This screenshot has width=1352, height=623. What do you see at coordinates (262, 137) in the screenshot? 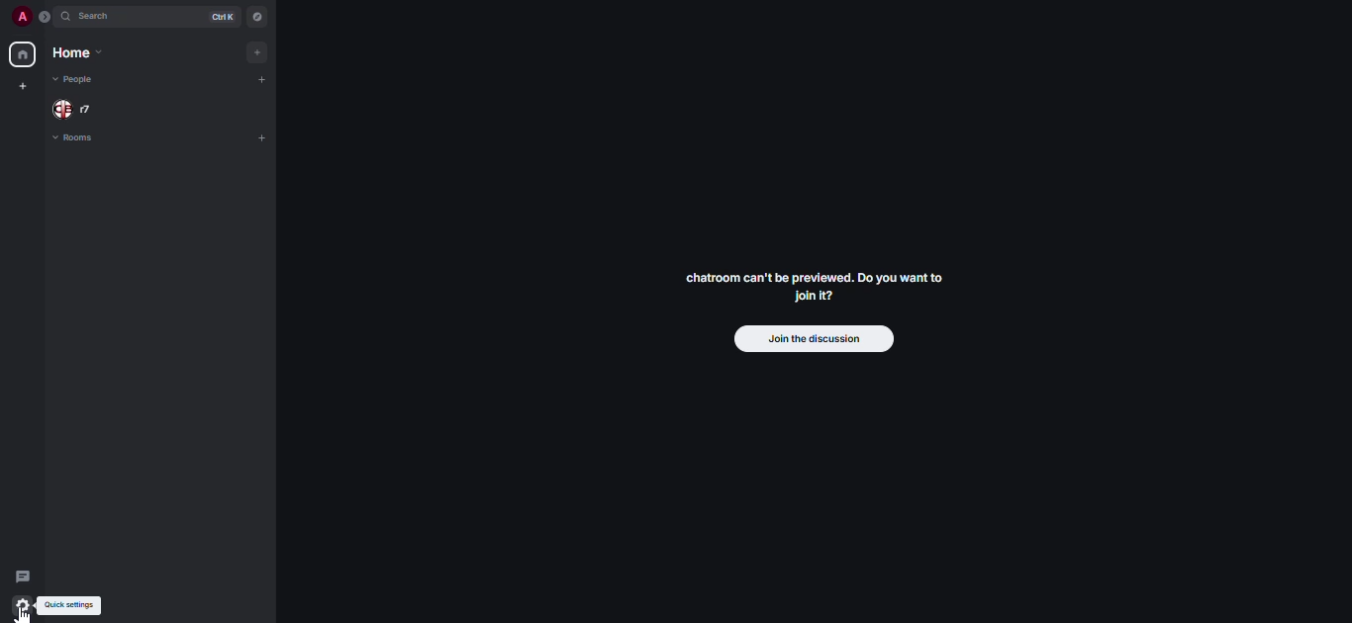
I see `add` at bounding box center [262, 137].